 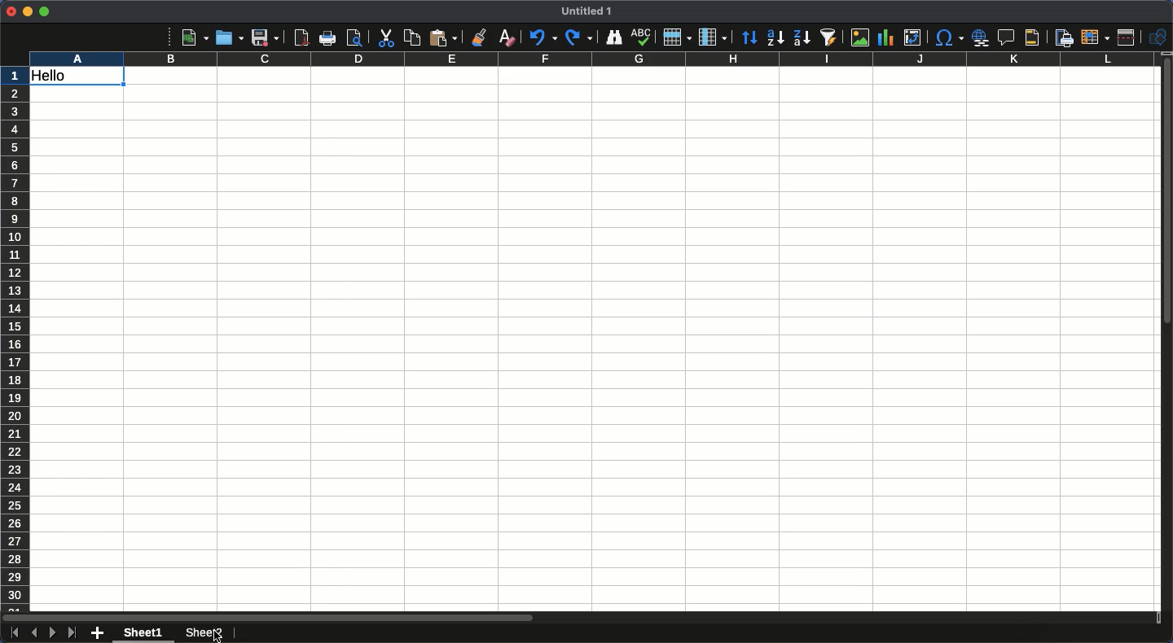 I want to click on Minimize, so click(x=28, y=12).